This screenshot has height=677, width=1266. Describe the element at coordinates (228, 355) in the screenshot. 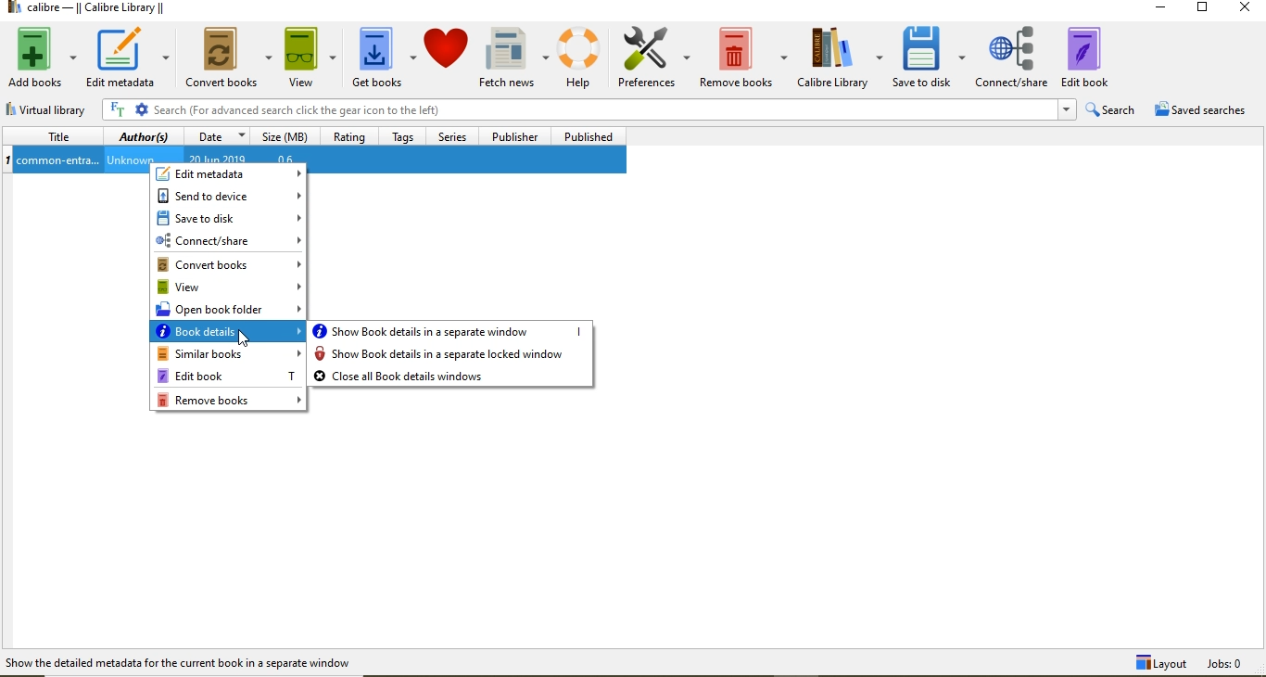

I see `similar books` at that location.